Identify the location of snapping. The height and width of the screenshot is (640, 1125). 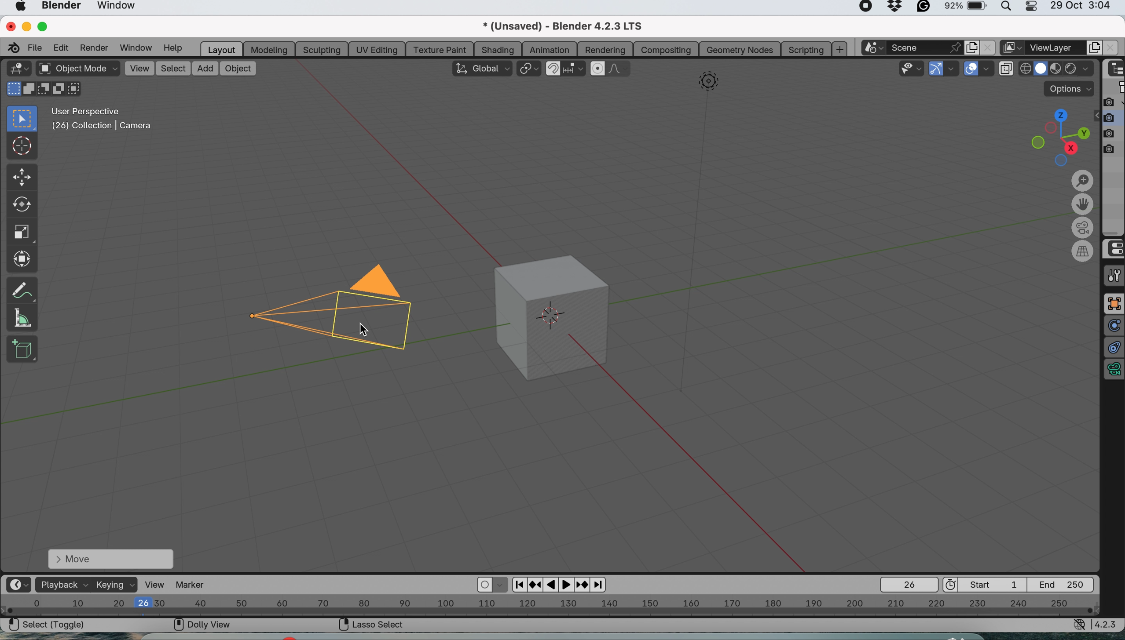
(575, 69).